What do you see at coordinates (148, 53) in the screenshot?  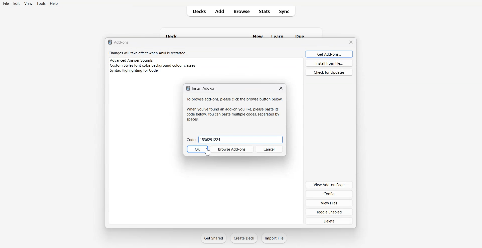 I see `Changes will take effect when anki is restarted` at bounding box center [148, 53].